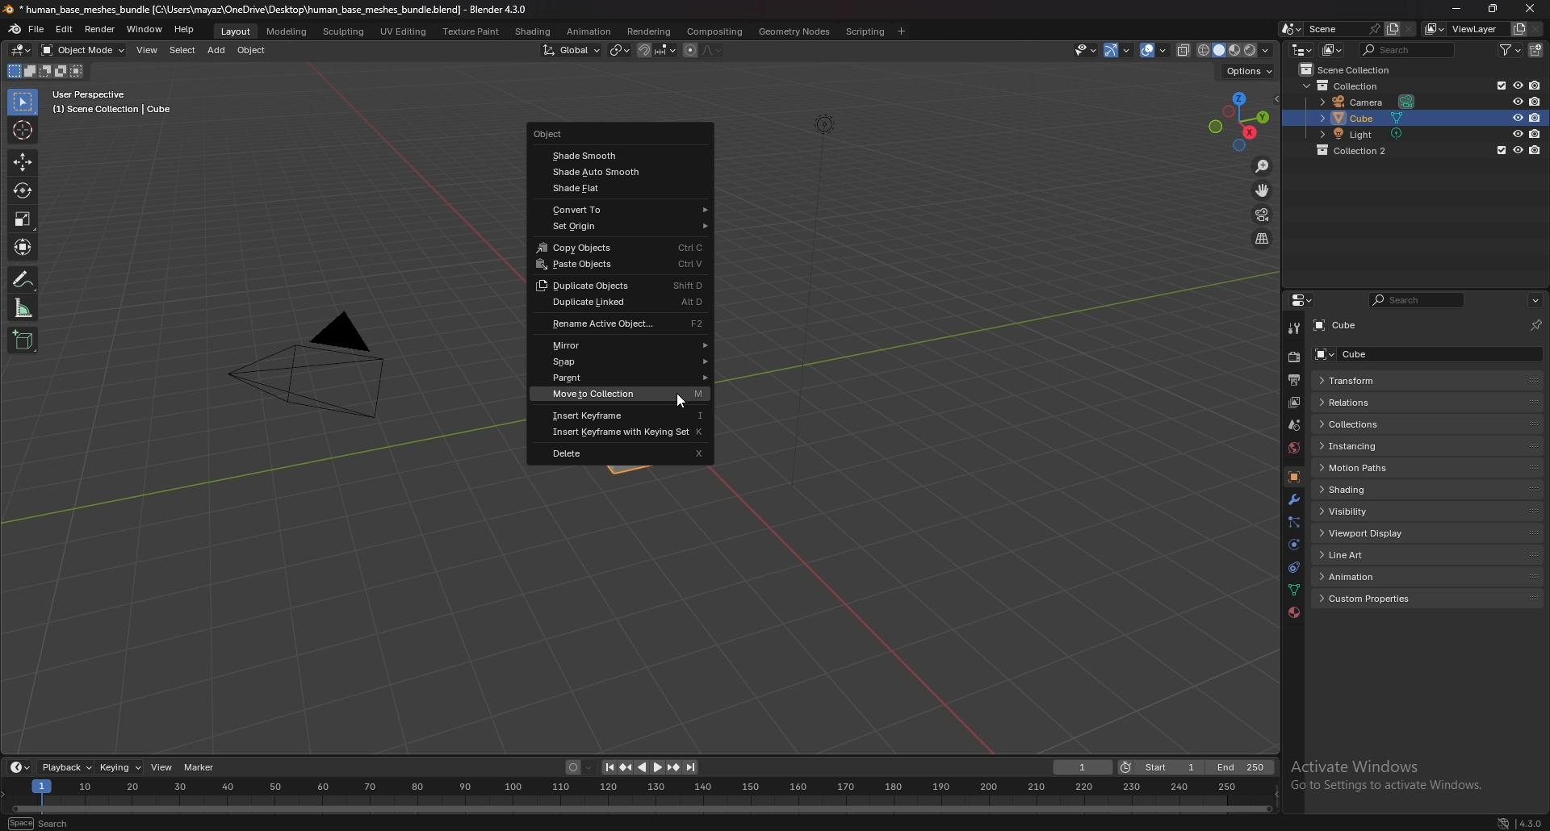  I want to click on texture paint, so click(472, 31).